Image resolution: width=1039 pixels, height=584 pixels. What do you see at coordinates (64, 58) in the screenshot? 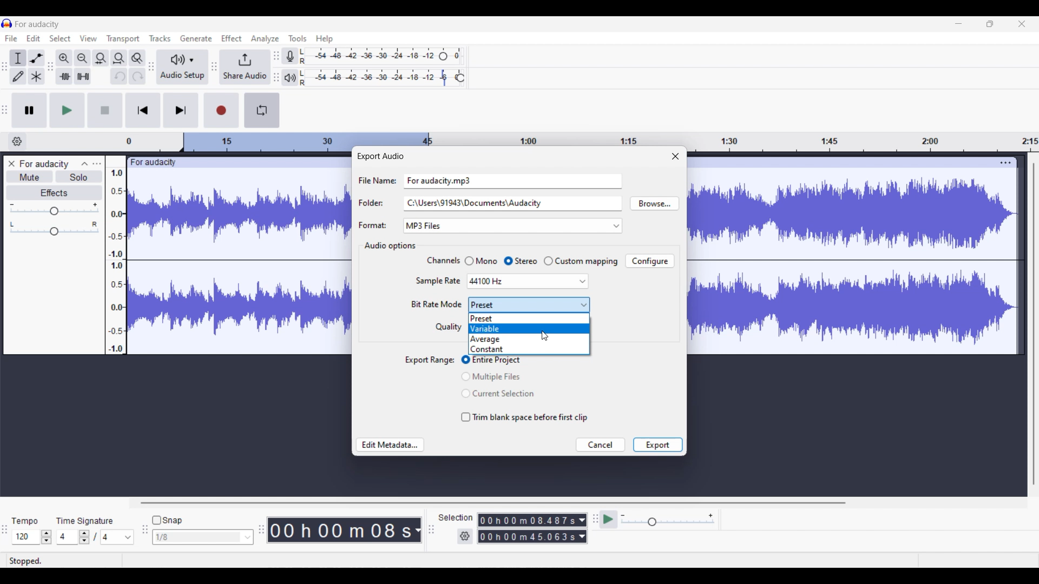
I see `Zoom in` at bounding box center [64, 58].